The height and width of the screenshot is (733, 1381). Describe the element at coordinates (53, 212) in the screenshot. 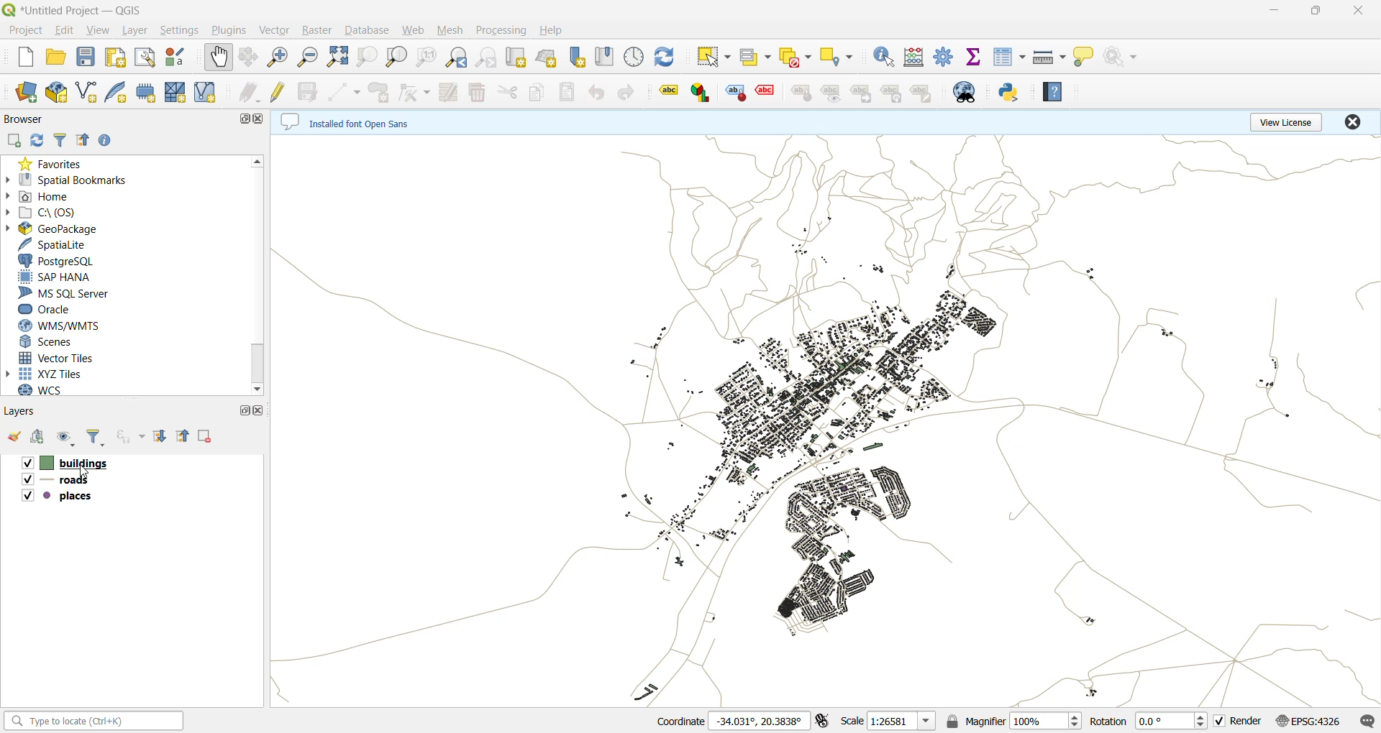

I see `c\:os` at that location.